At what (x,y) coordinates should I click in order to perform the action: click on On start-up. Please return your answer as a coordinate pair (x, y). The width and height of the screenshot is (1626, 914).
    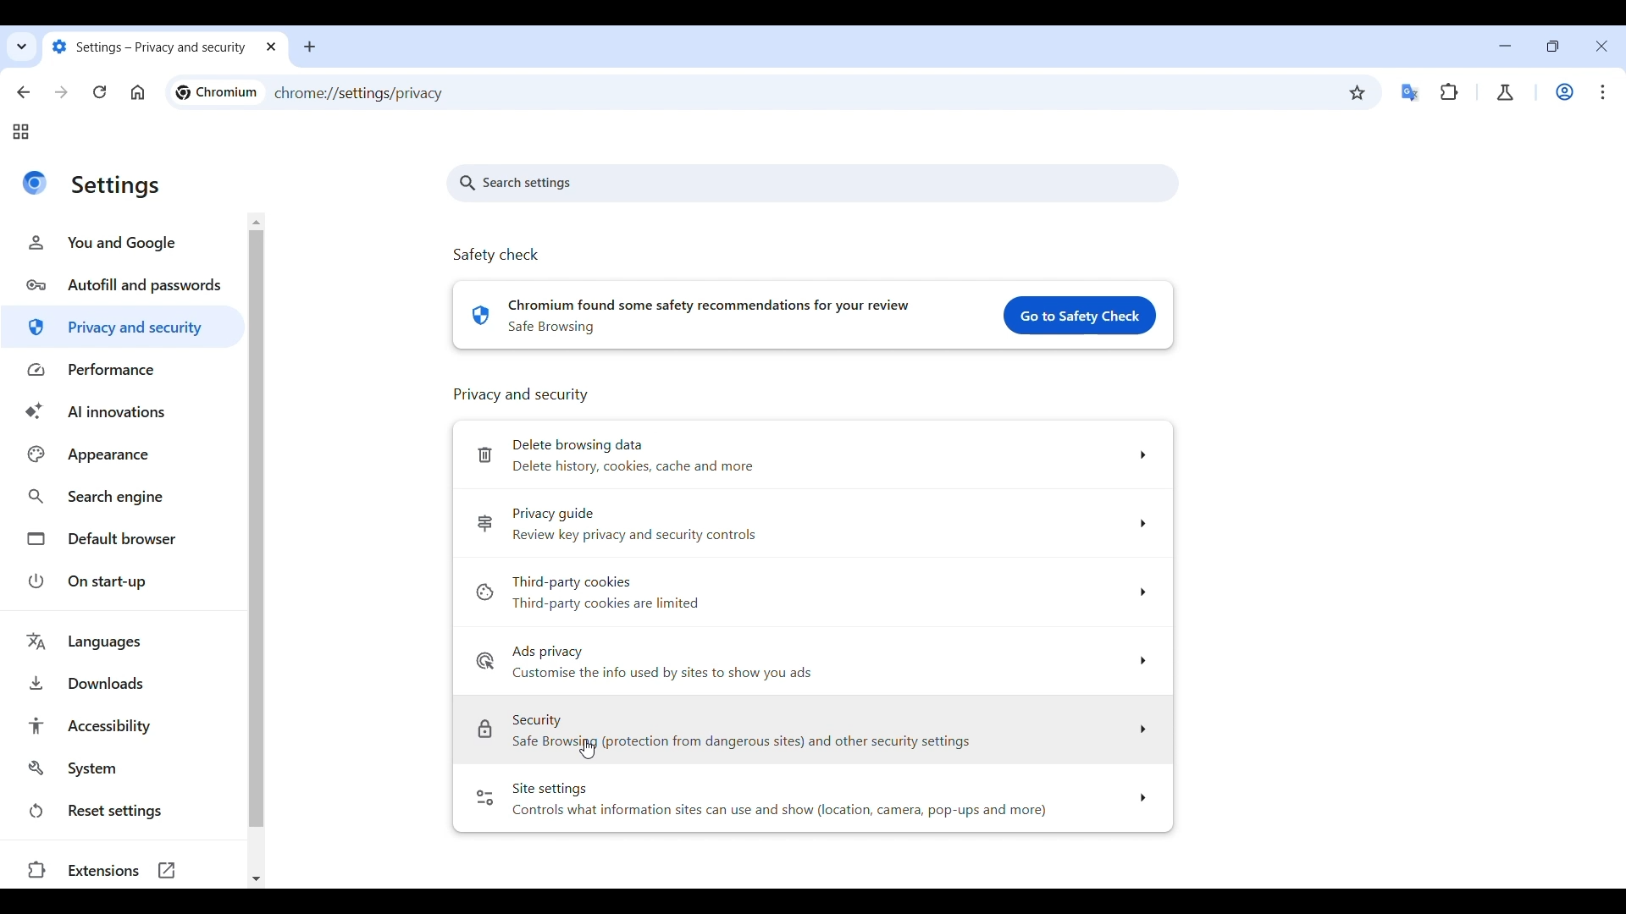
    Looking at the image, I should click on (125, 581).